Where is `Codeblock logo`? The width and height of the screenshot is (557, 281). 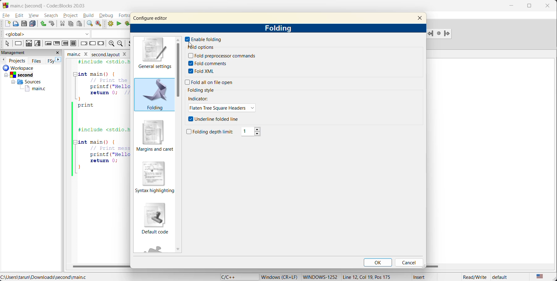 Codeblock logo is located at coordinates (4, 5).